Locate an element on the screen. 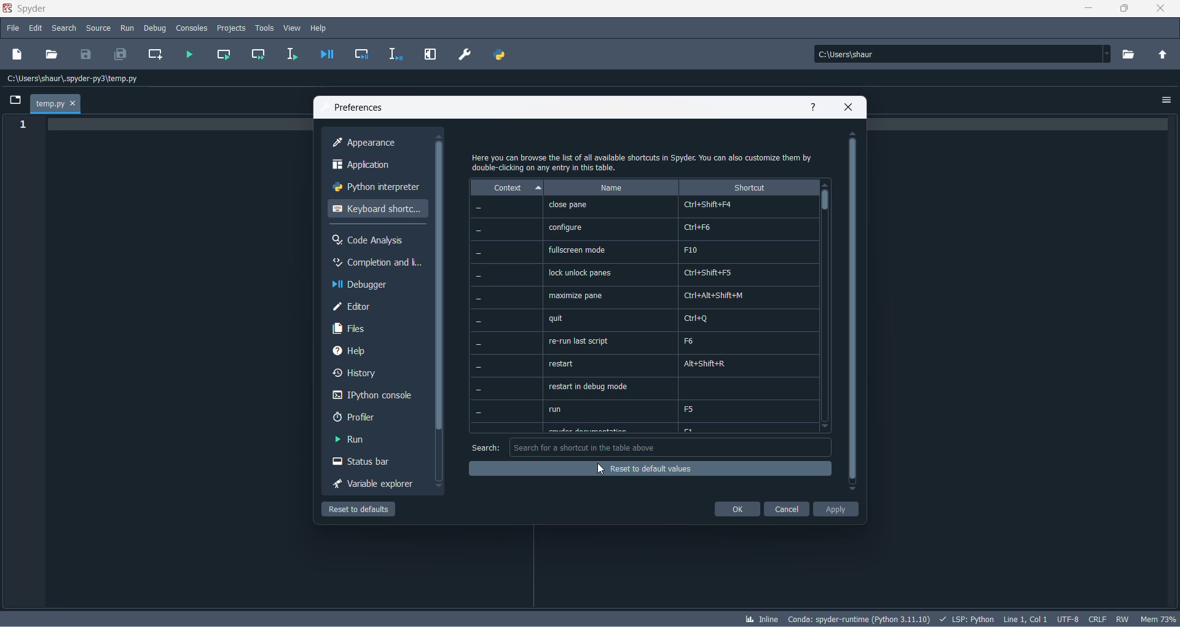  folder is located at coordinates (14, 101).